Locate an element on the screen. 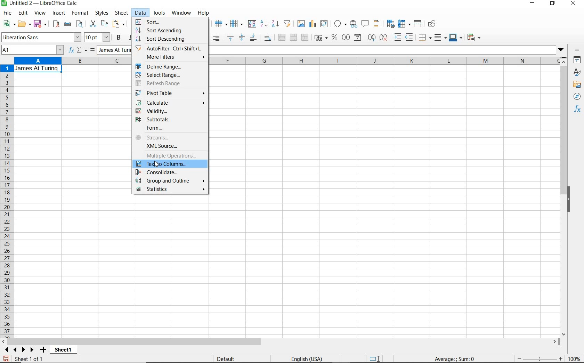 Image resolution: width=584 pixels, height=363 pixels. delete decimal place is located at coordinates (385, 38).